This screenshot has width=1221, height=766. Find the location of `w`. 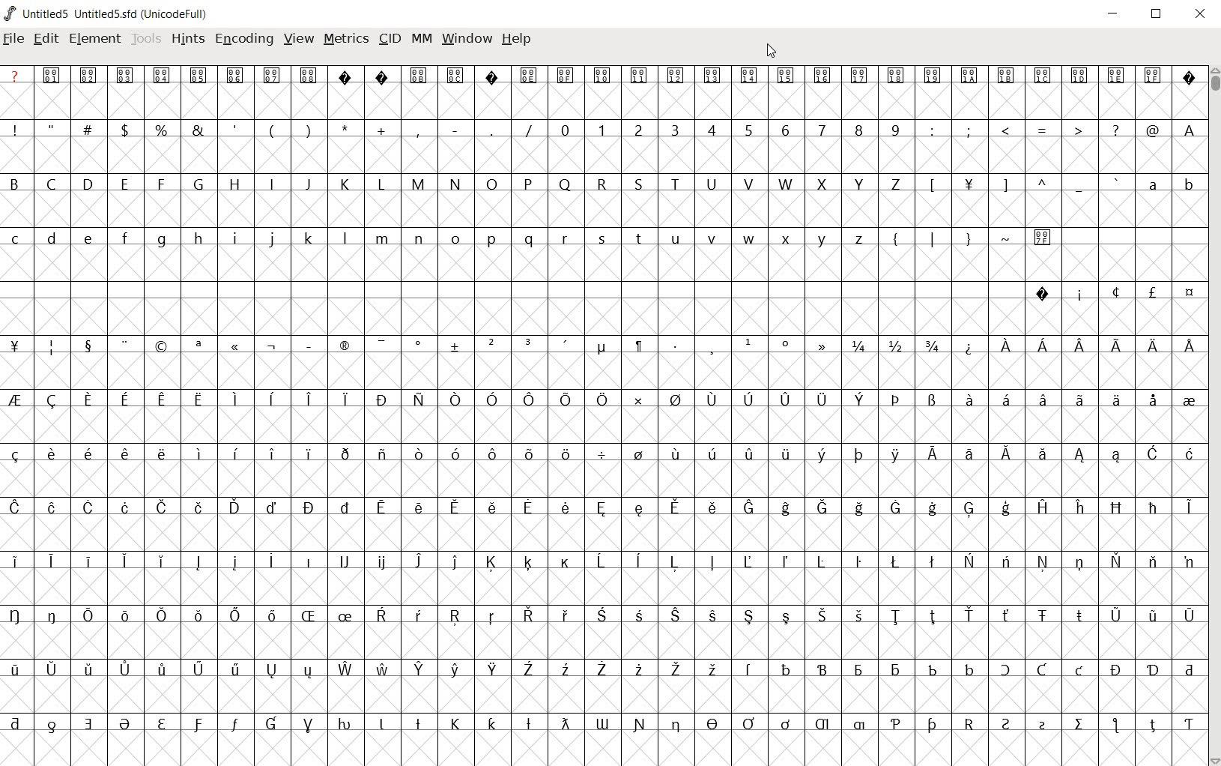

w is located at coordinates (748, 238).